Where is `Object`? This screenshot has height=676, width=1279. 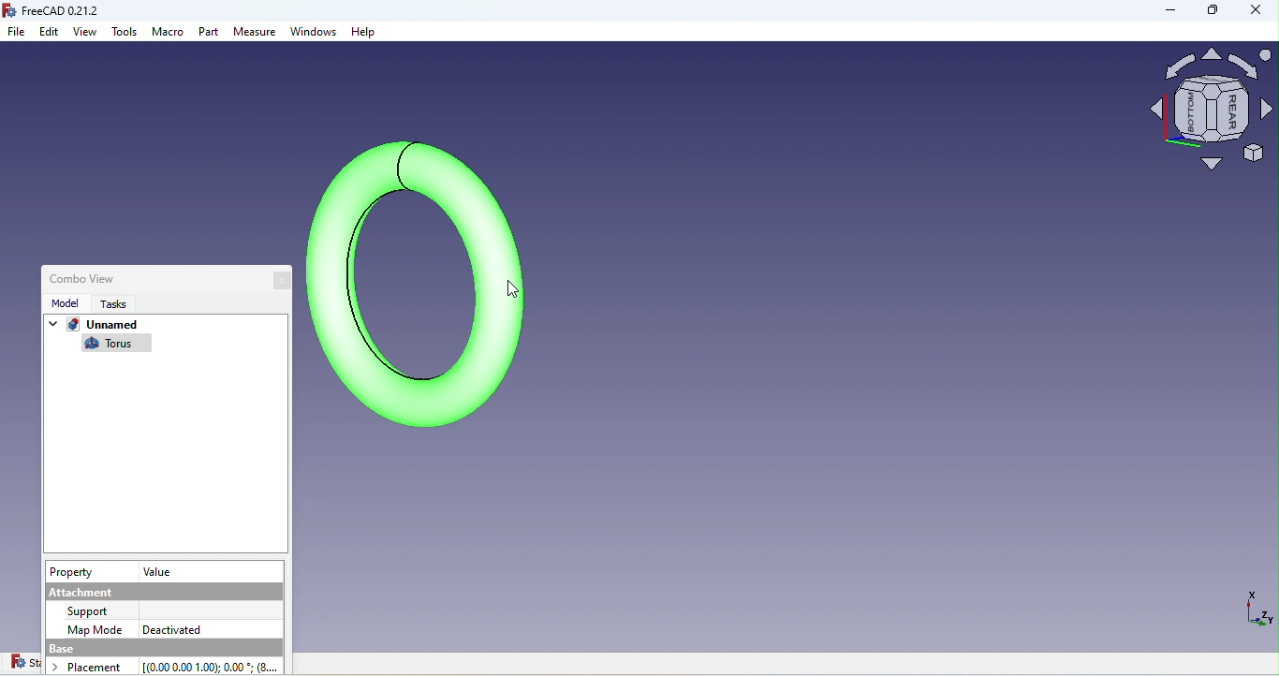 Object is located at coordinates (419, 279).